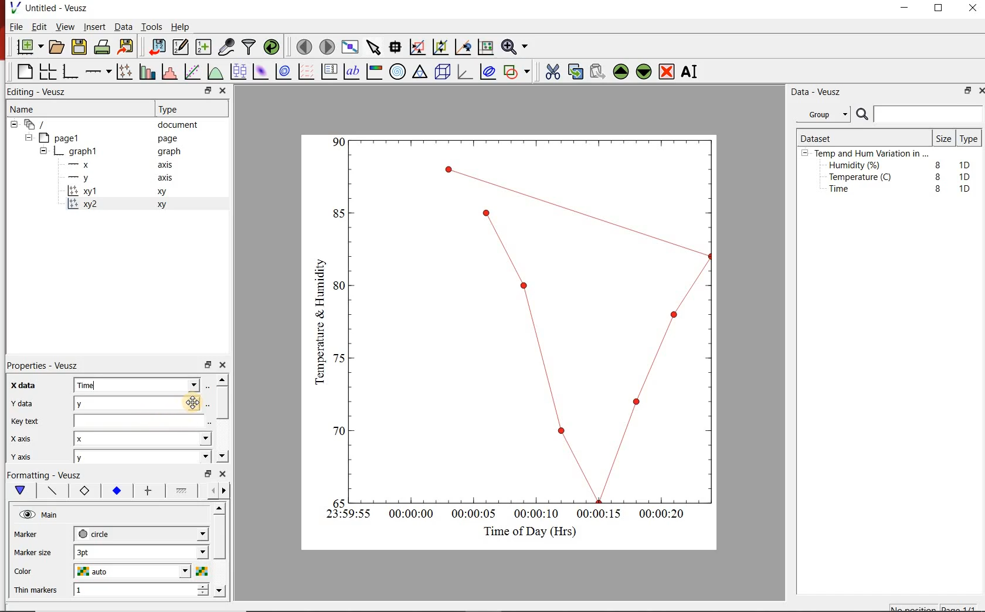  Describe the element at coordinates (354, 71) in the screenshot. I see `text label` at that location.